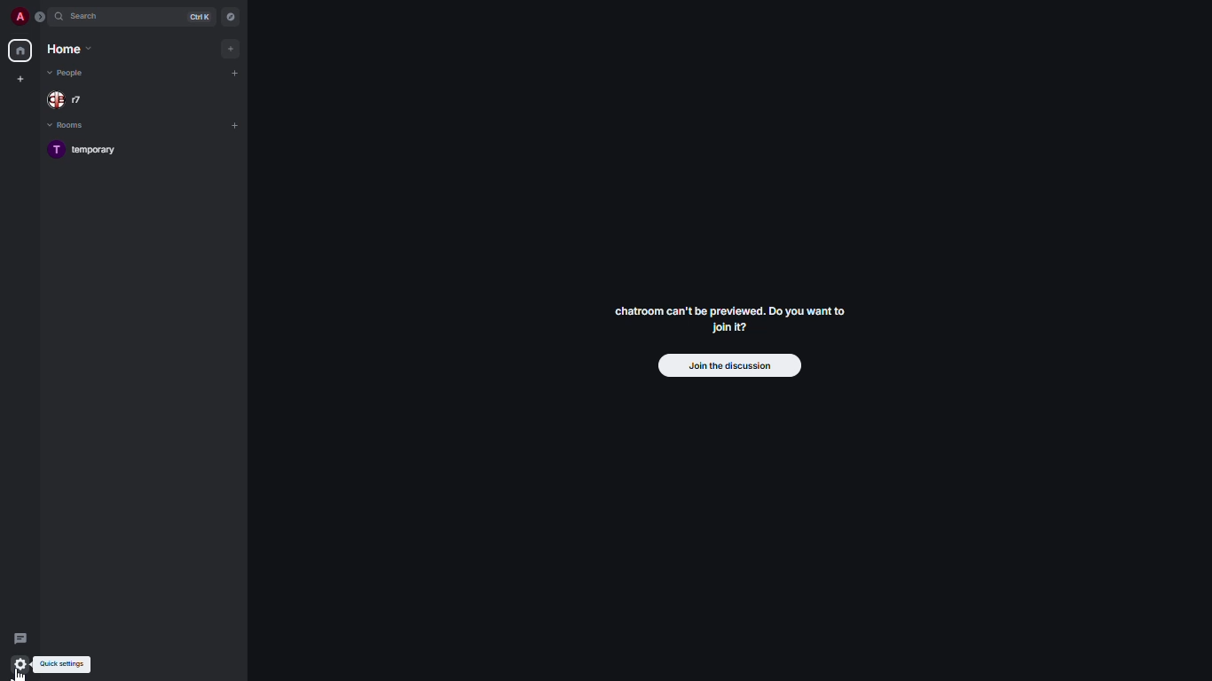 The height and width of the screenshot is (681, 1212). Describe the element at coordinates (232, 48) in the screenshot. I see `add` at that location.